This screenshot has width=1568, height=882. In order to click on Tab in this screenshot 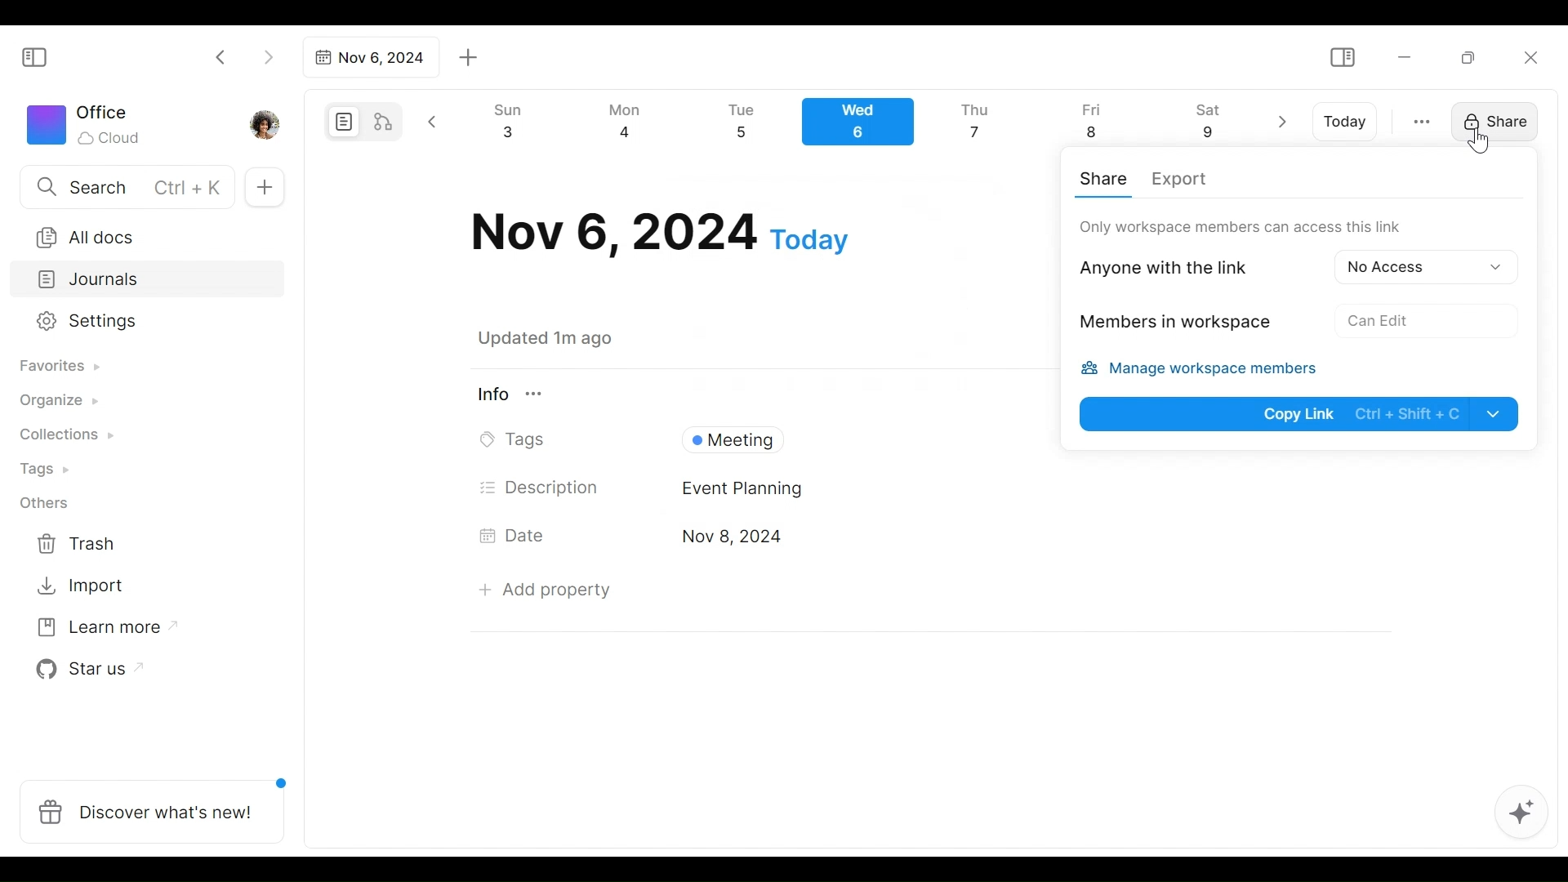, I will do `click(368, 57)`.